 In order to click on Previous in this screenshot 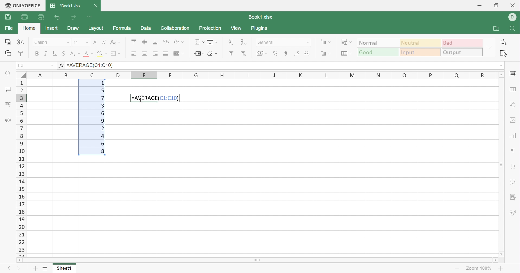, I will do `click(9, 268)`.